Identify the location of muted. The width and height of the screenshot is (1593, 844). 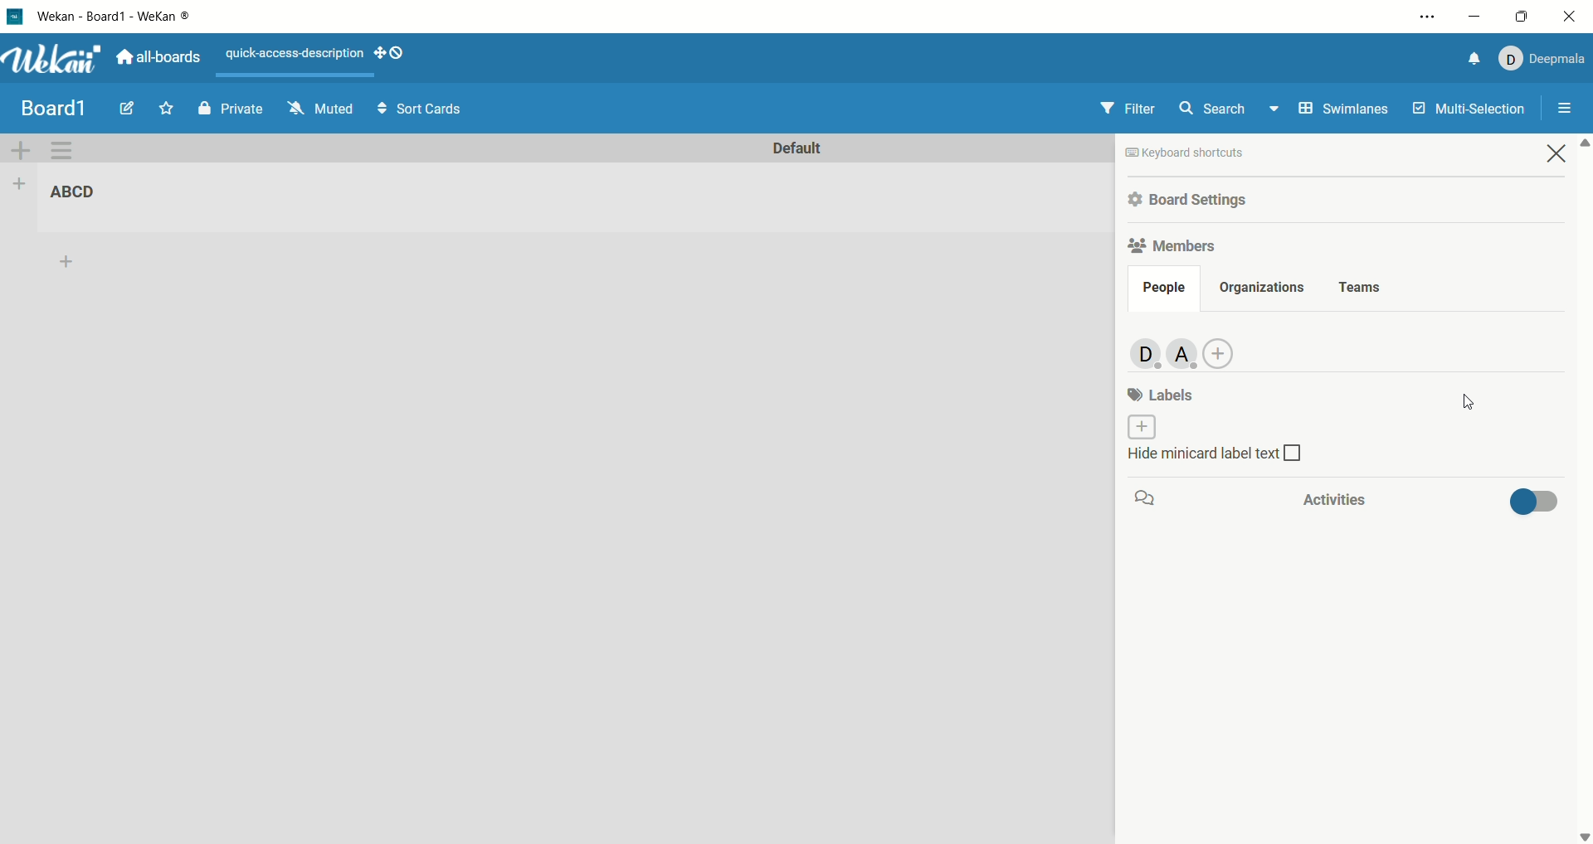
(321, 109).